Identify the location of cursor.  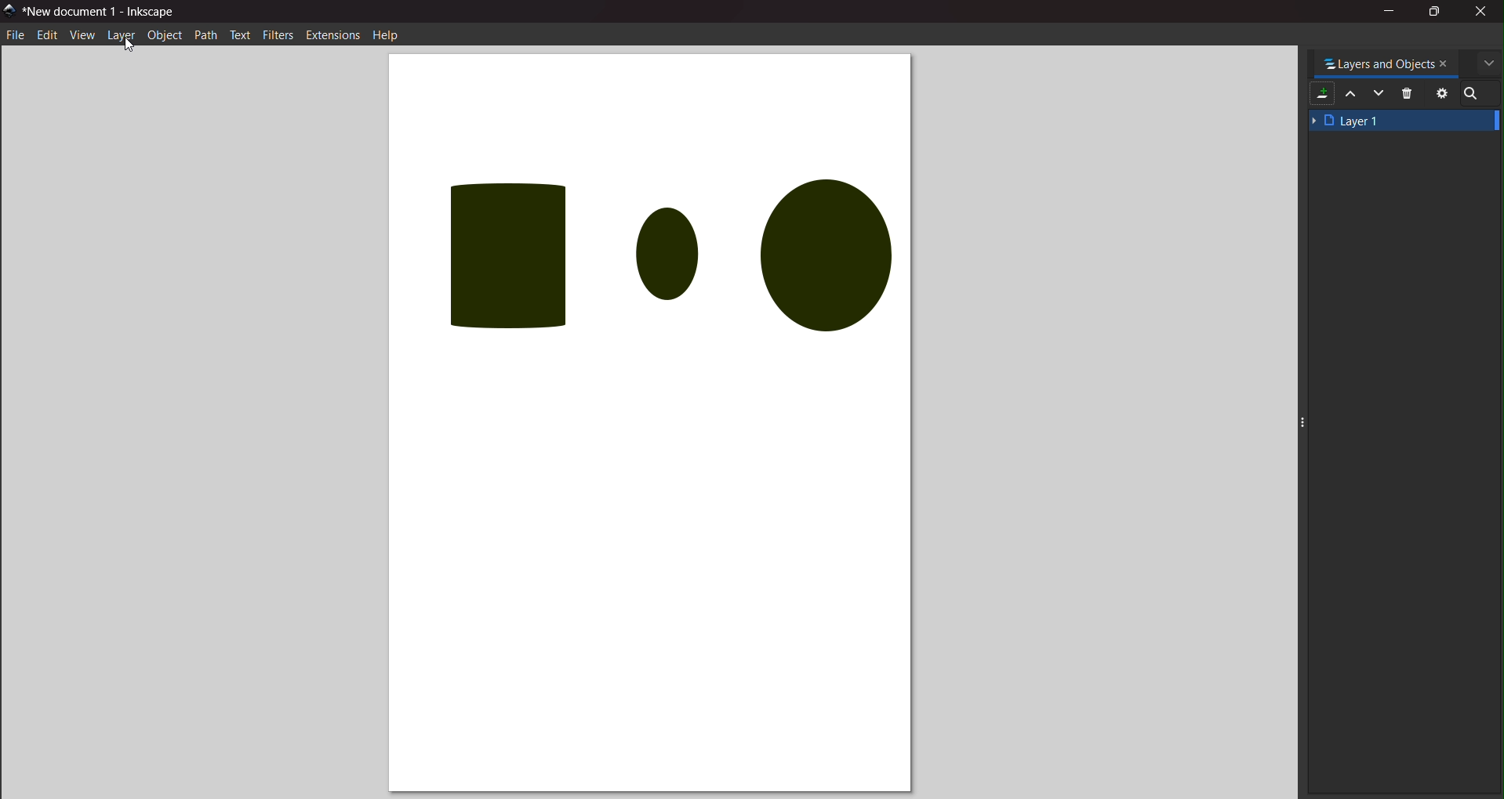
(129, 44).